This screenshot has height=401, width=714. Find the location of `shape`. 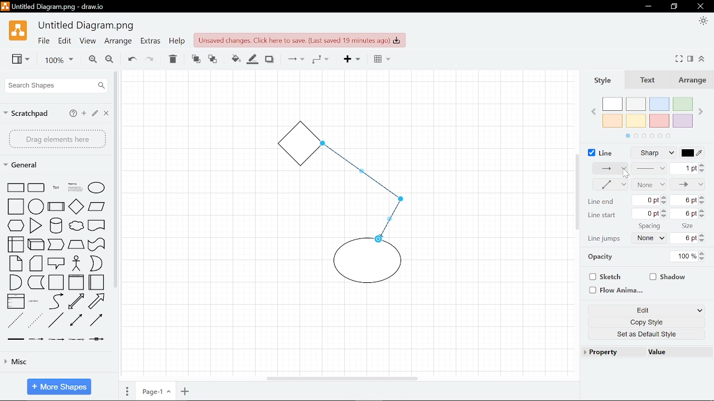

shape is located at coordinates (98, 341).